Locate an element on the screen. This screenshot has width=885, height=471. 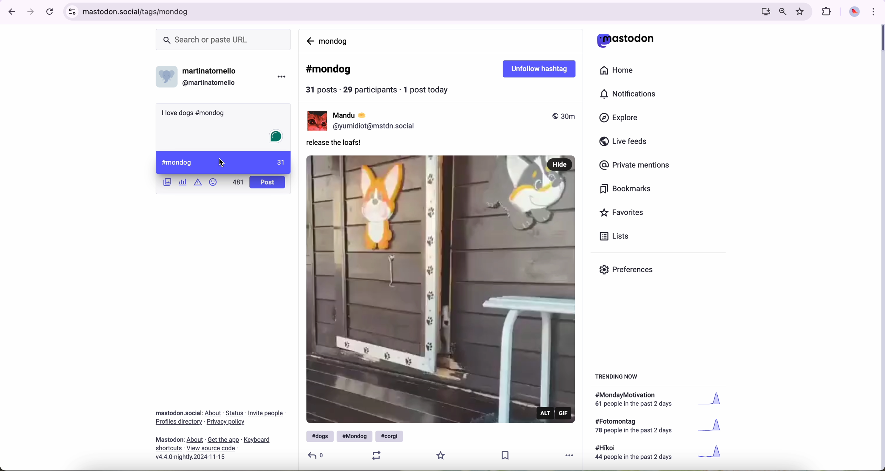
I love dogs #mondog is located at coordinates (195, 113).